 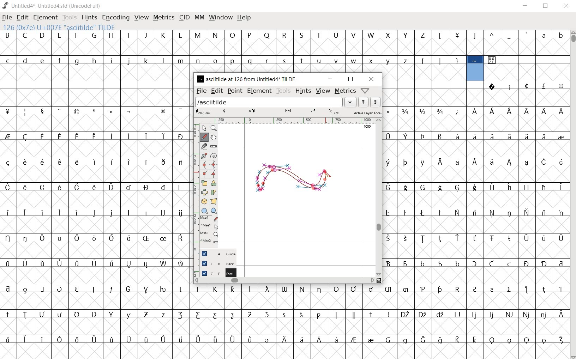 What do you see at coordinates (213, 184) in the screenshot?
I see `Rotate the selection` at bounding box center [213, 184].